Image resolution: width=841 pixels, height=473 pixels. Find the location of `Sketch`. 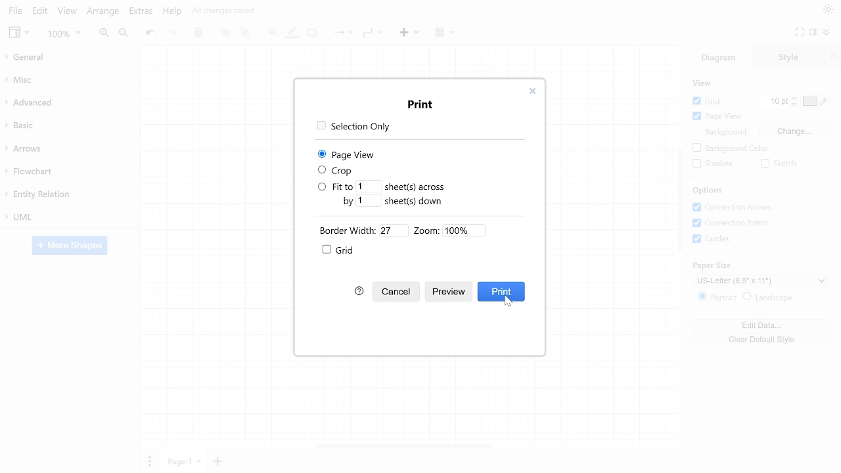

Sketch is located at coordinates (781, 165).